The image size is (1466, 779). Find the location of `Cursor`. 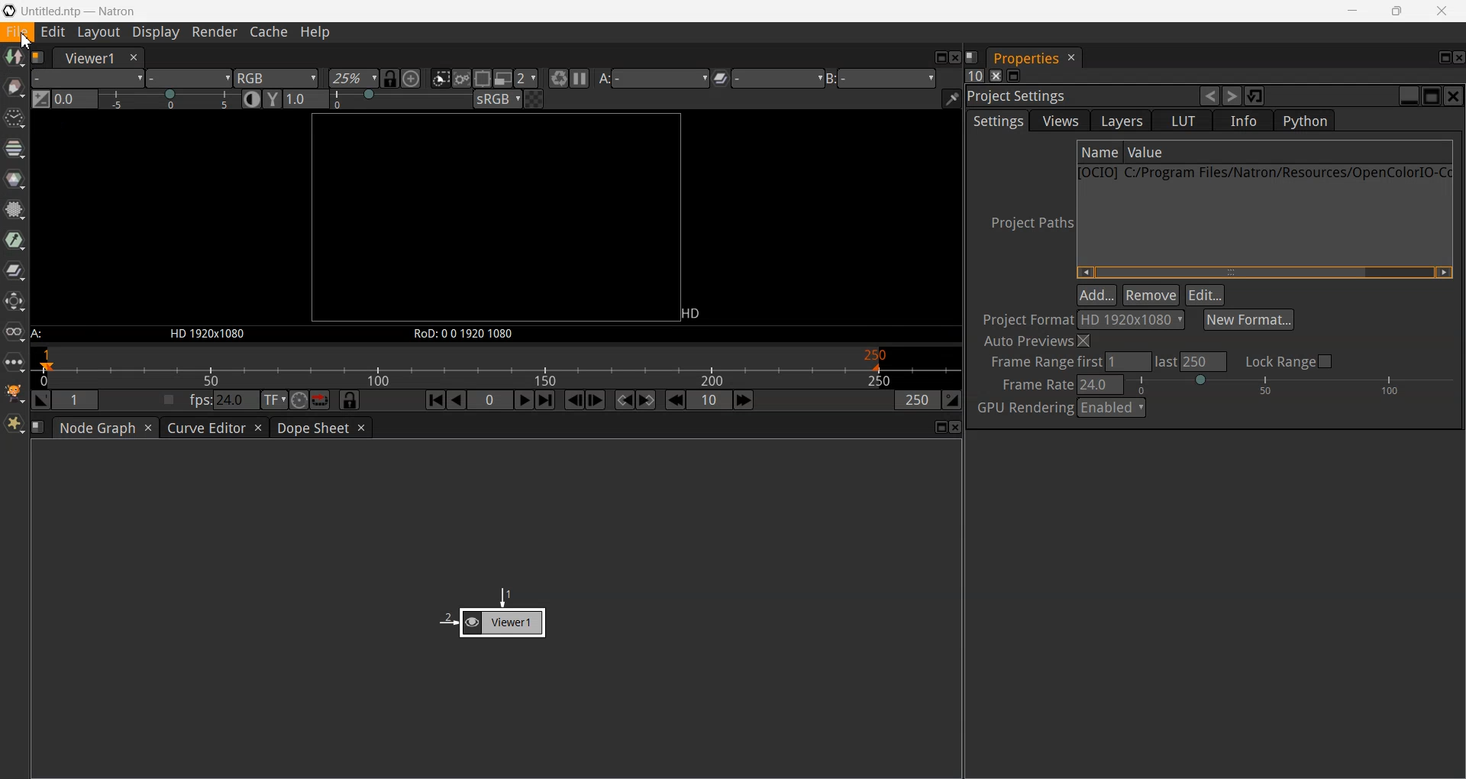

Cursor is located at coordinates (26, 41).